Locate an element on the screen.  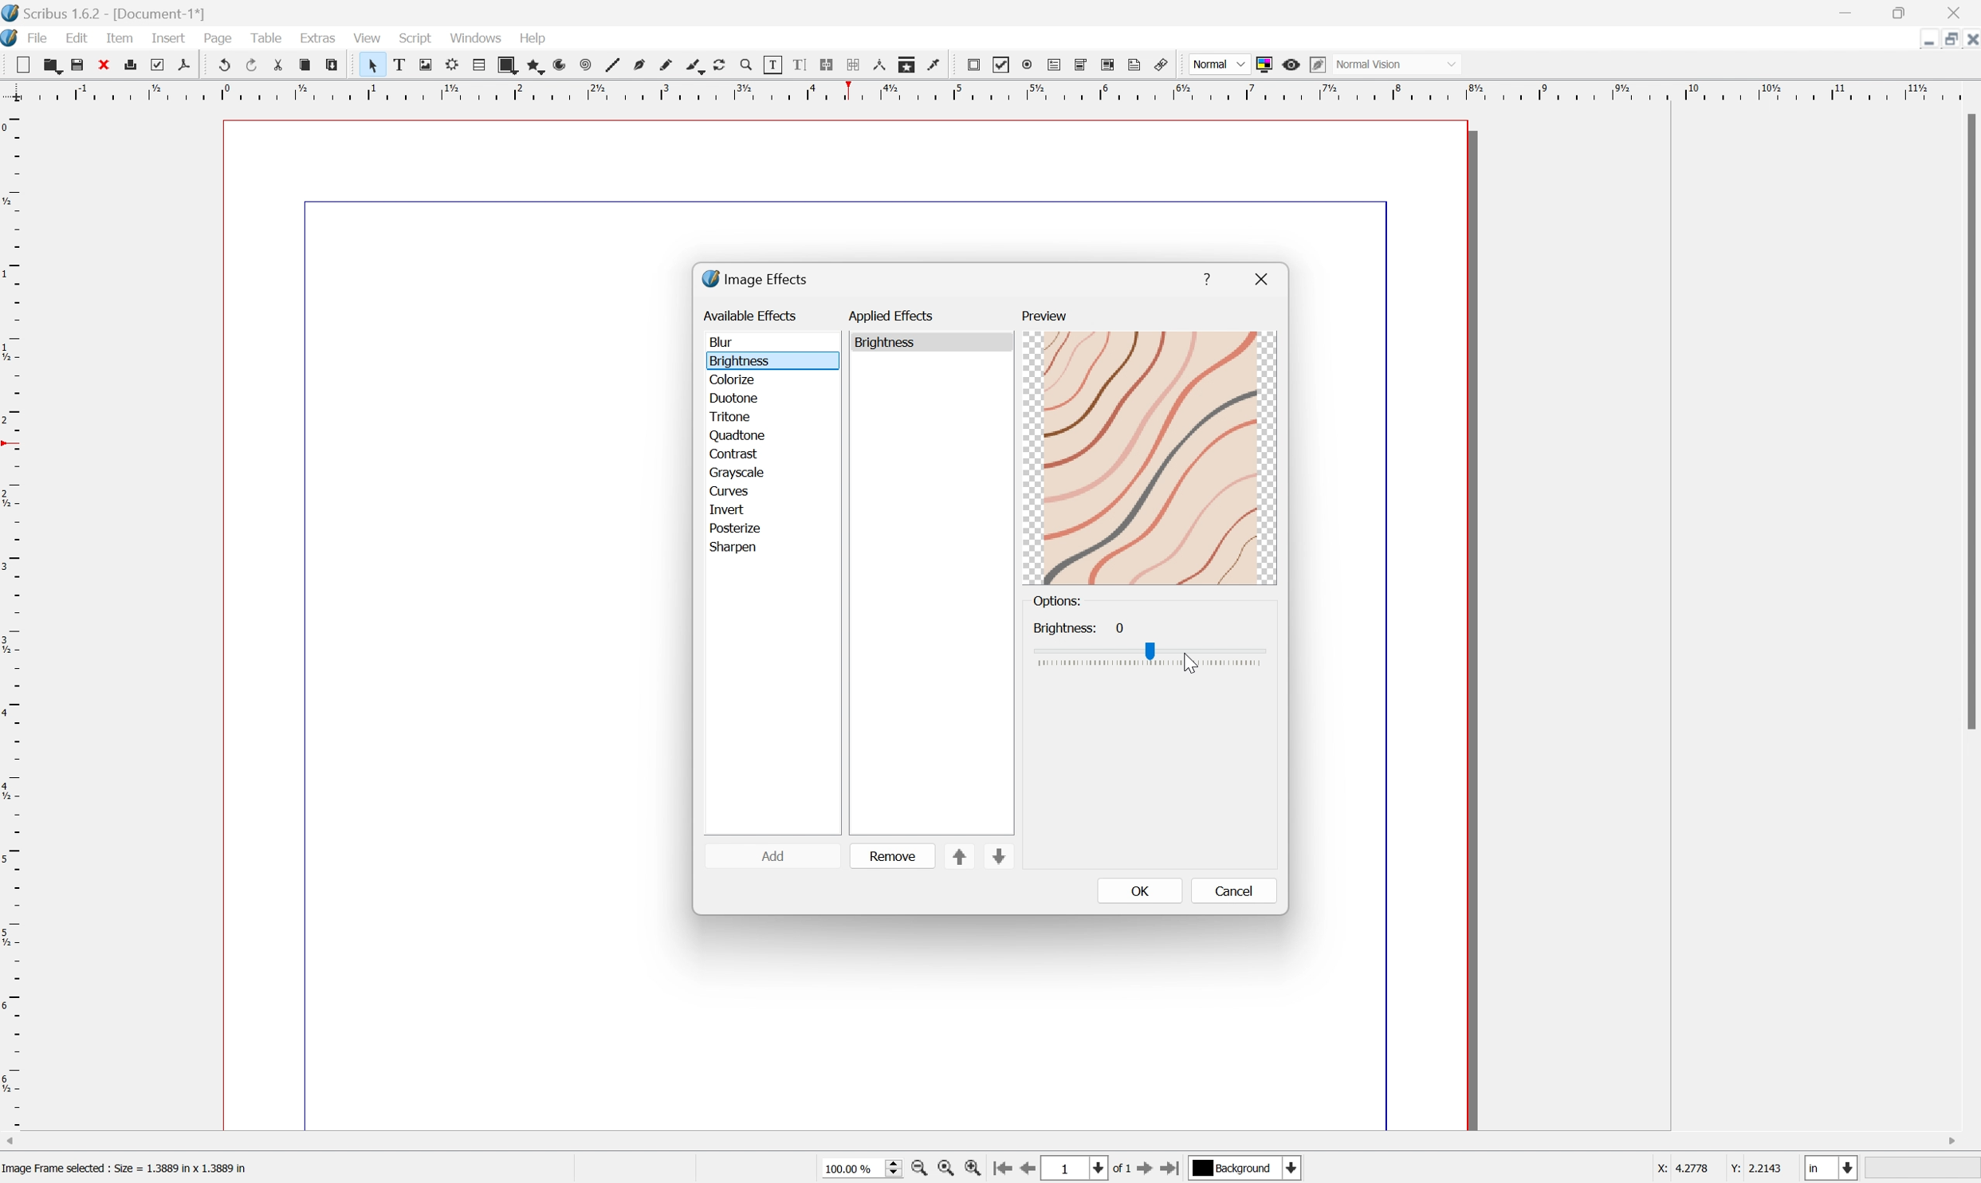
Link annotation is located at coordinates (1165, 61).